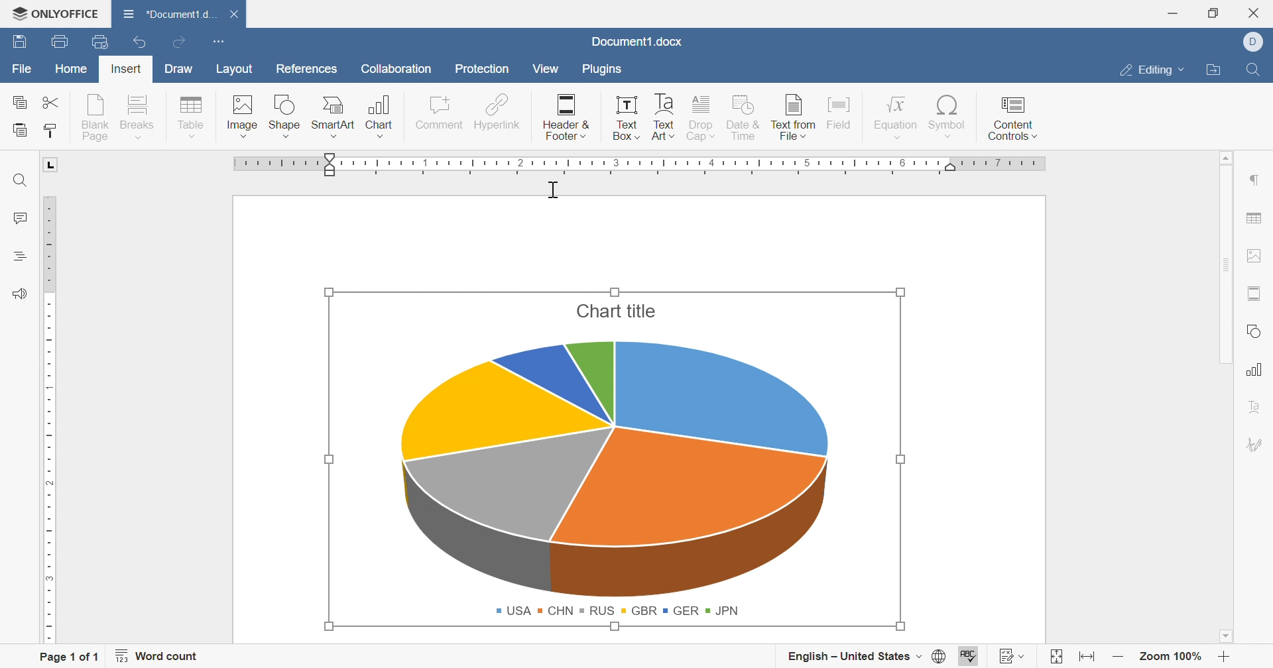  What do you see at coordinates (57, 14) in the screenshot?
I see `ONLYOFFICE` at bounding box center [57, 14].